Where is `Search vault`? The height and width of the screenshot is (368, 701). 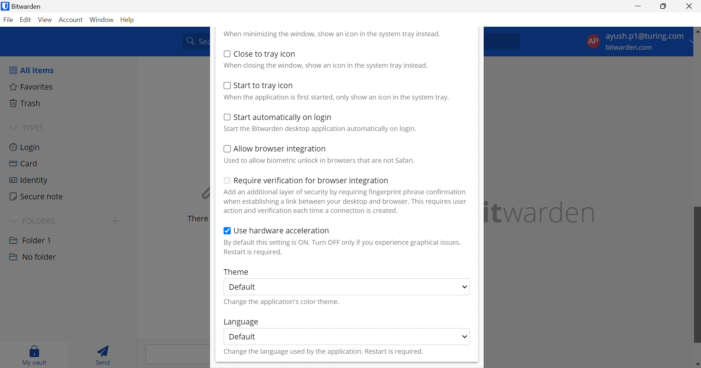 Search vault is located at coordinates (194, 41).